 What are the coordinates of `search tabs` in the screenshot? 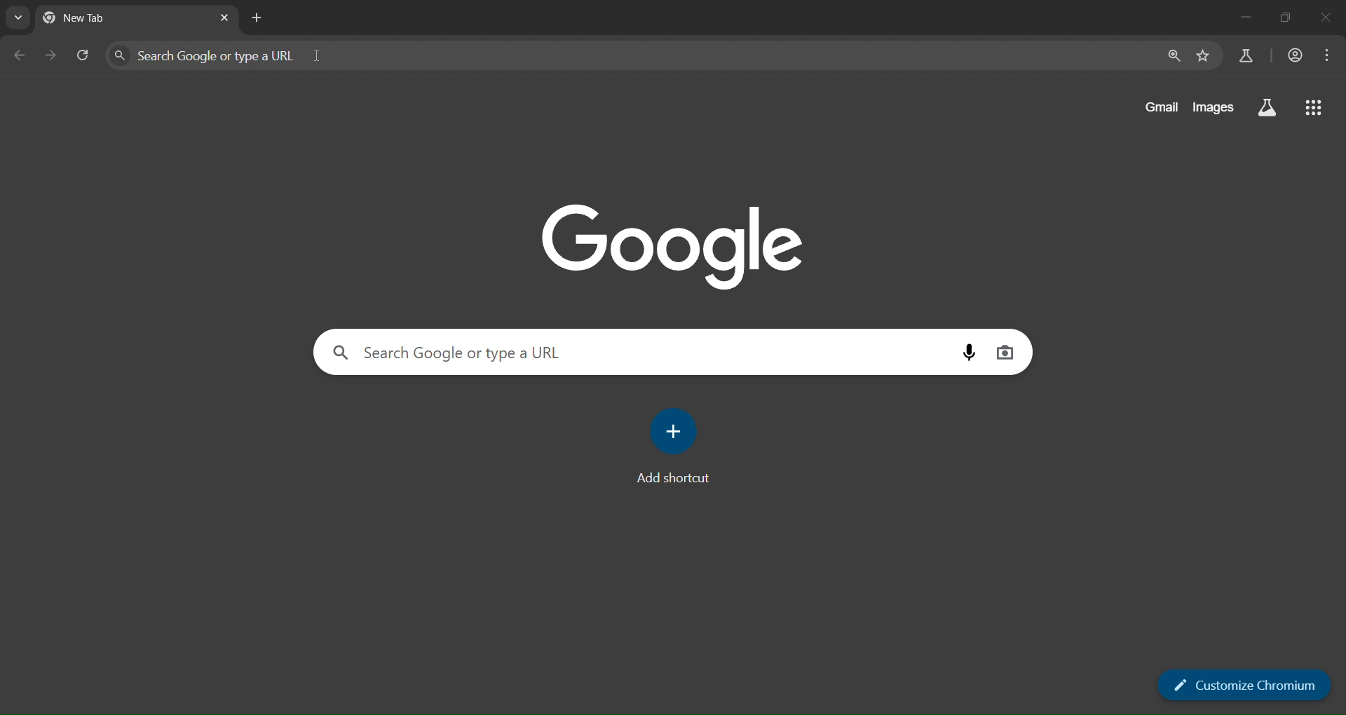 It's located at (20, 18).